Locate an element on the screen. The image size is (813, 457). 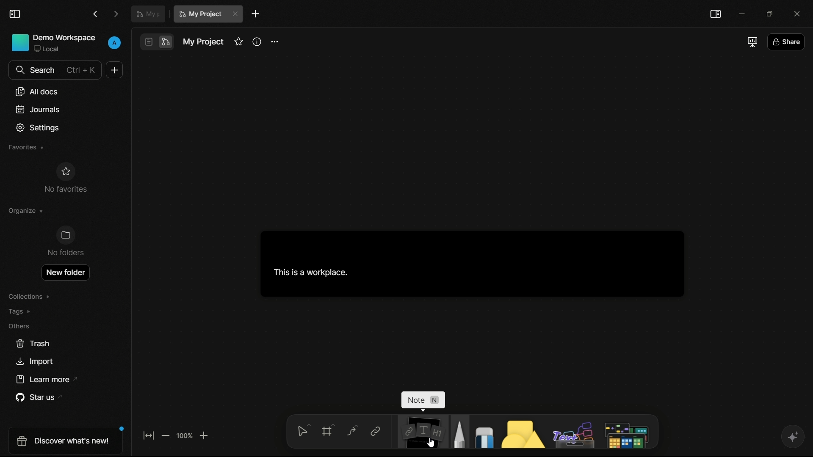
new document is located at coordinates (113, 70).